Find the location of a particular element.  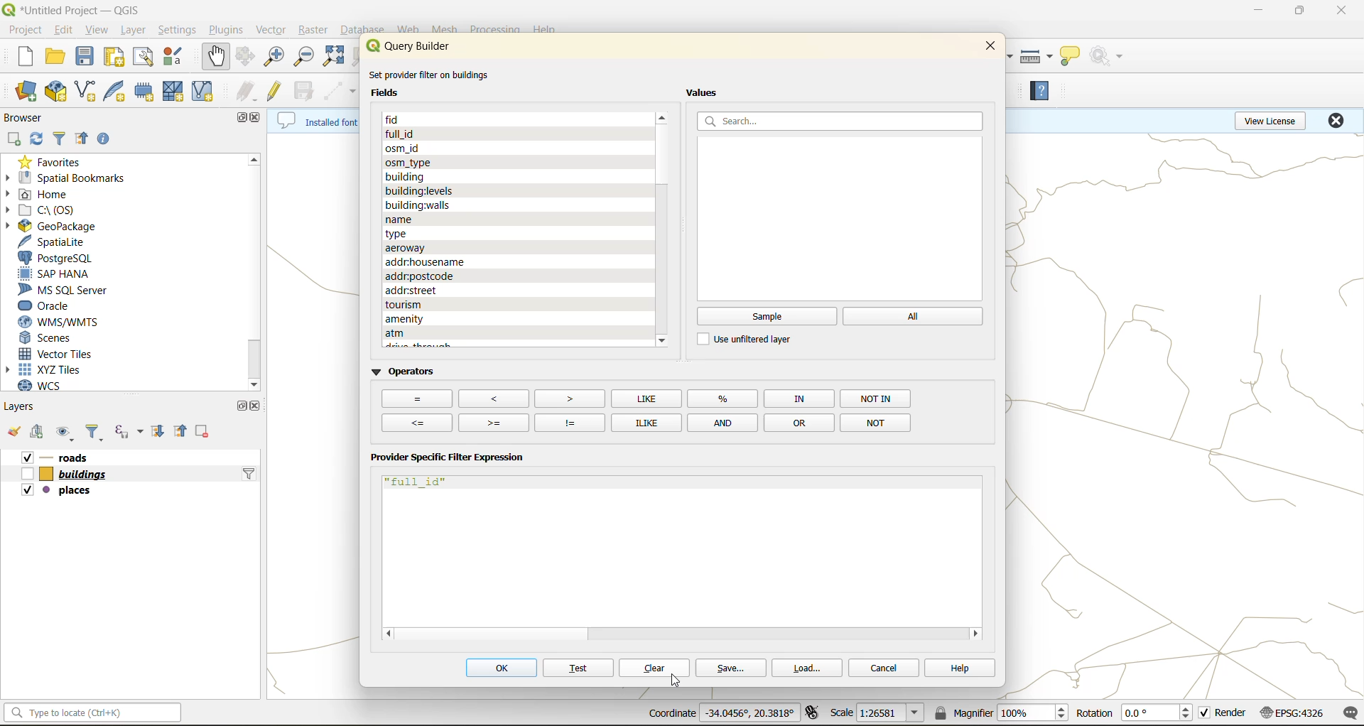

geopackage is located at coordinates (67, 226).